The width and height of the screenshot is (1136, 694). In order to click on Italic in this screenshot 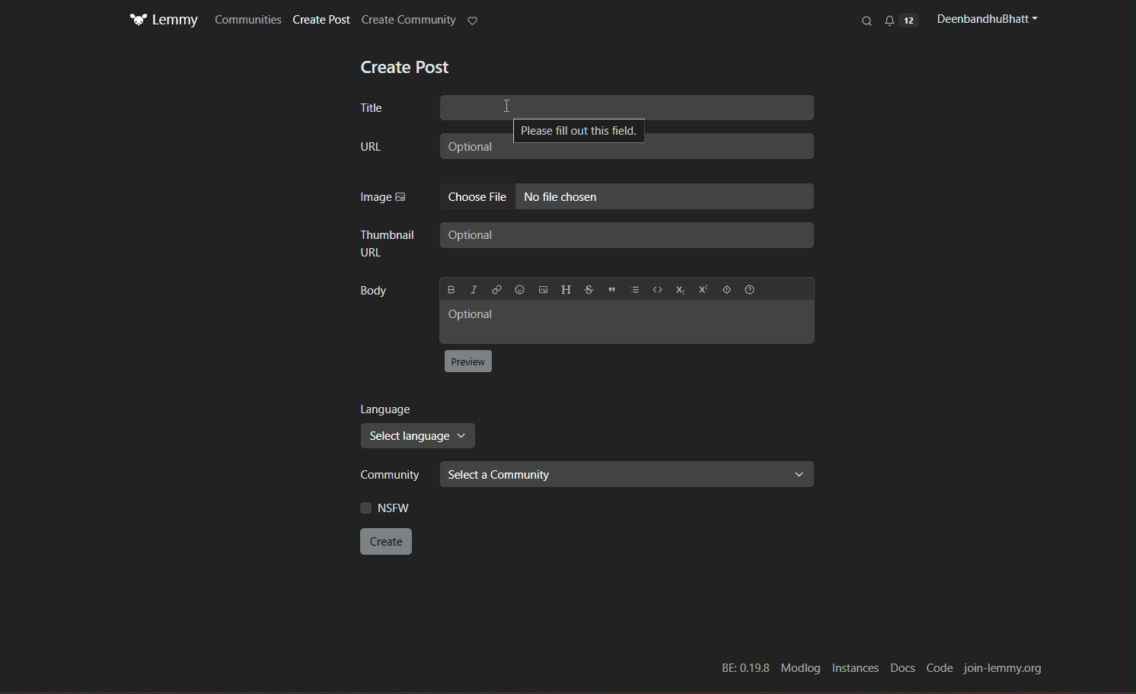, I will do `click(473, 289)`.